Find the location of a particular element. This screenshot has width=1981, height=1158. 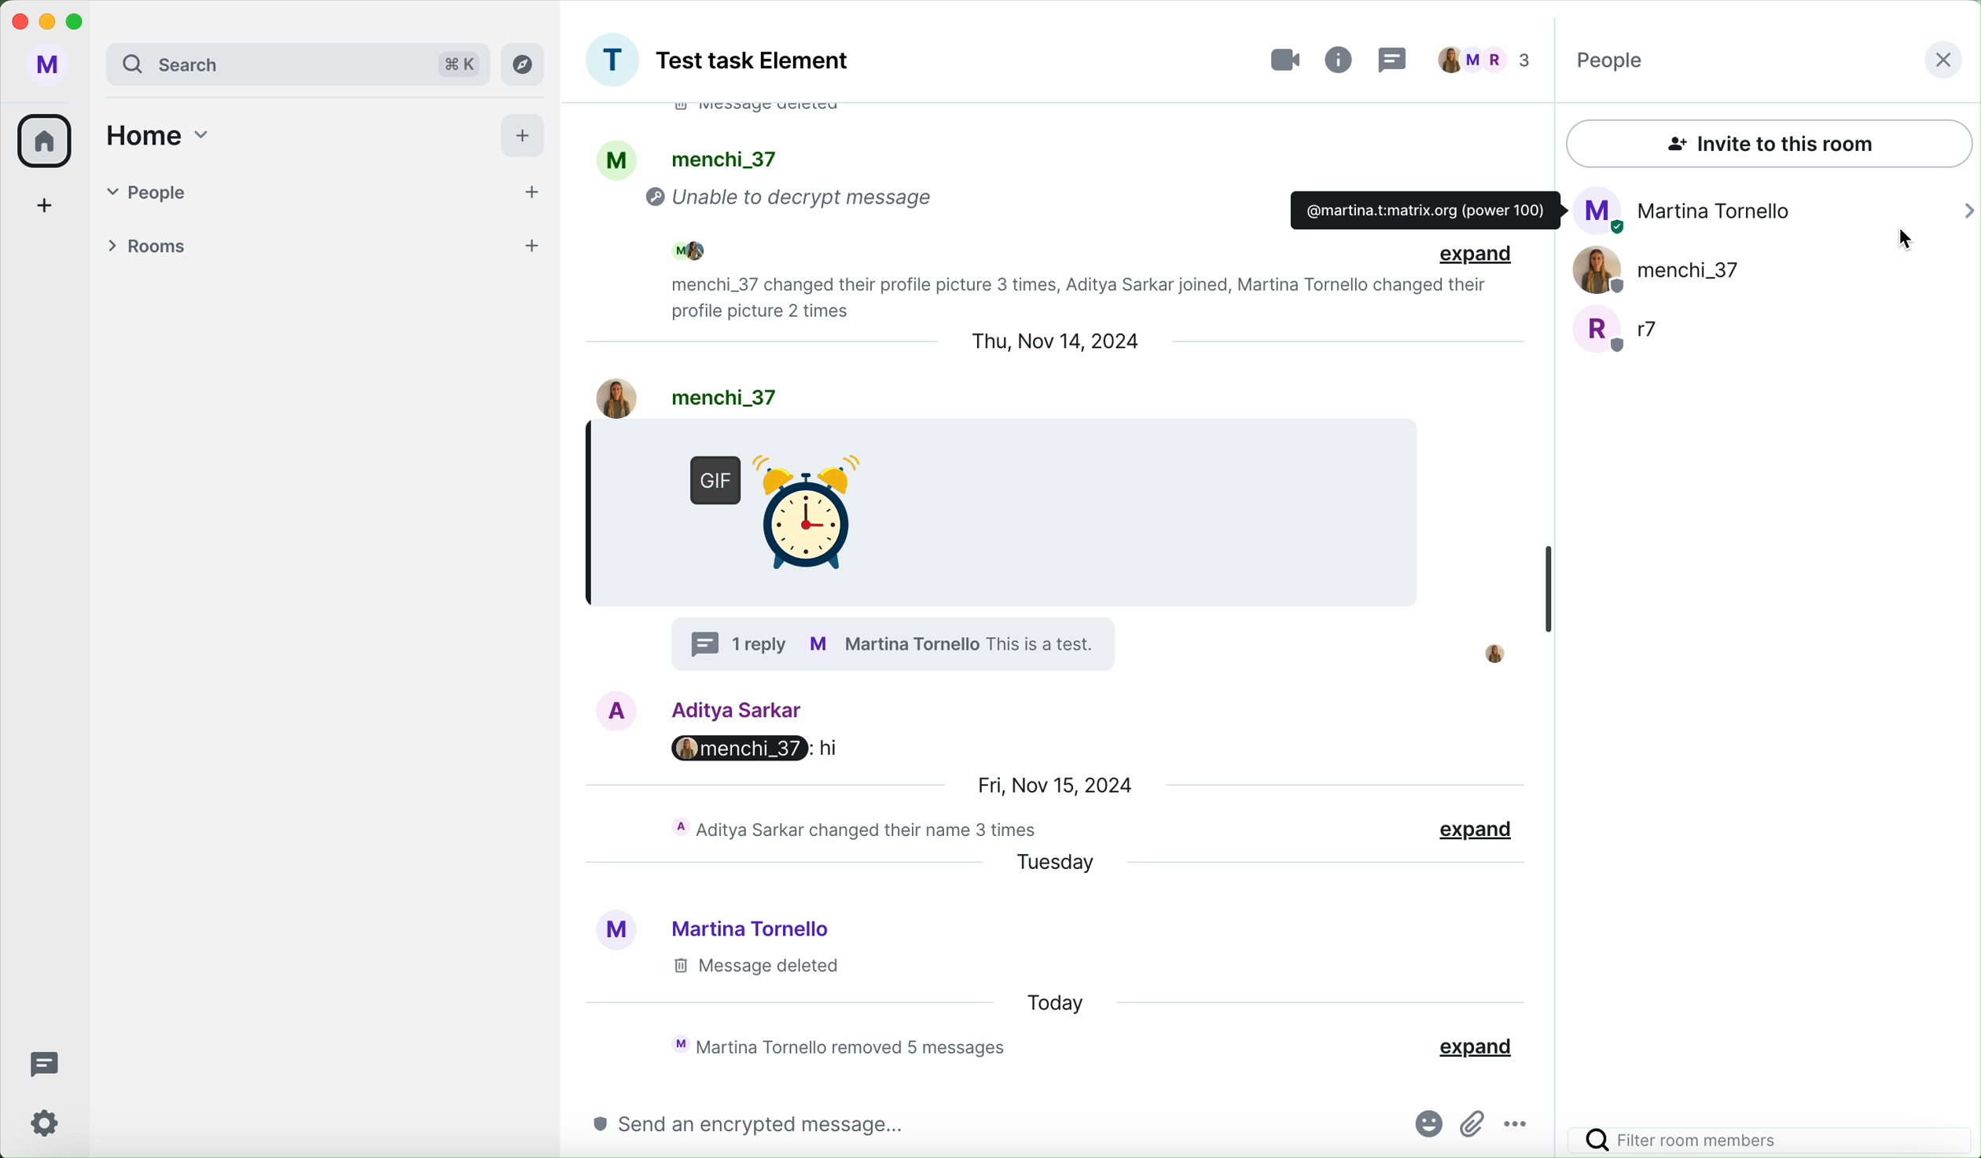

menchi_37 user is located at coordinates (1658, 270).